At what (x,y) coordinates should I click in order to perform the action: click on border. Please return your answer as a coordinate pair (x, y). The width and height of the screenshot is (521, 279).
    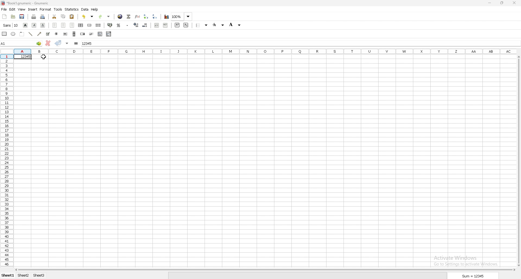
    Looking at the image, I should click on (202, 25).